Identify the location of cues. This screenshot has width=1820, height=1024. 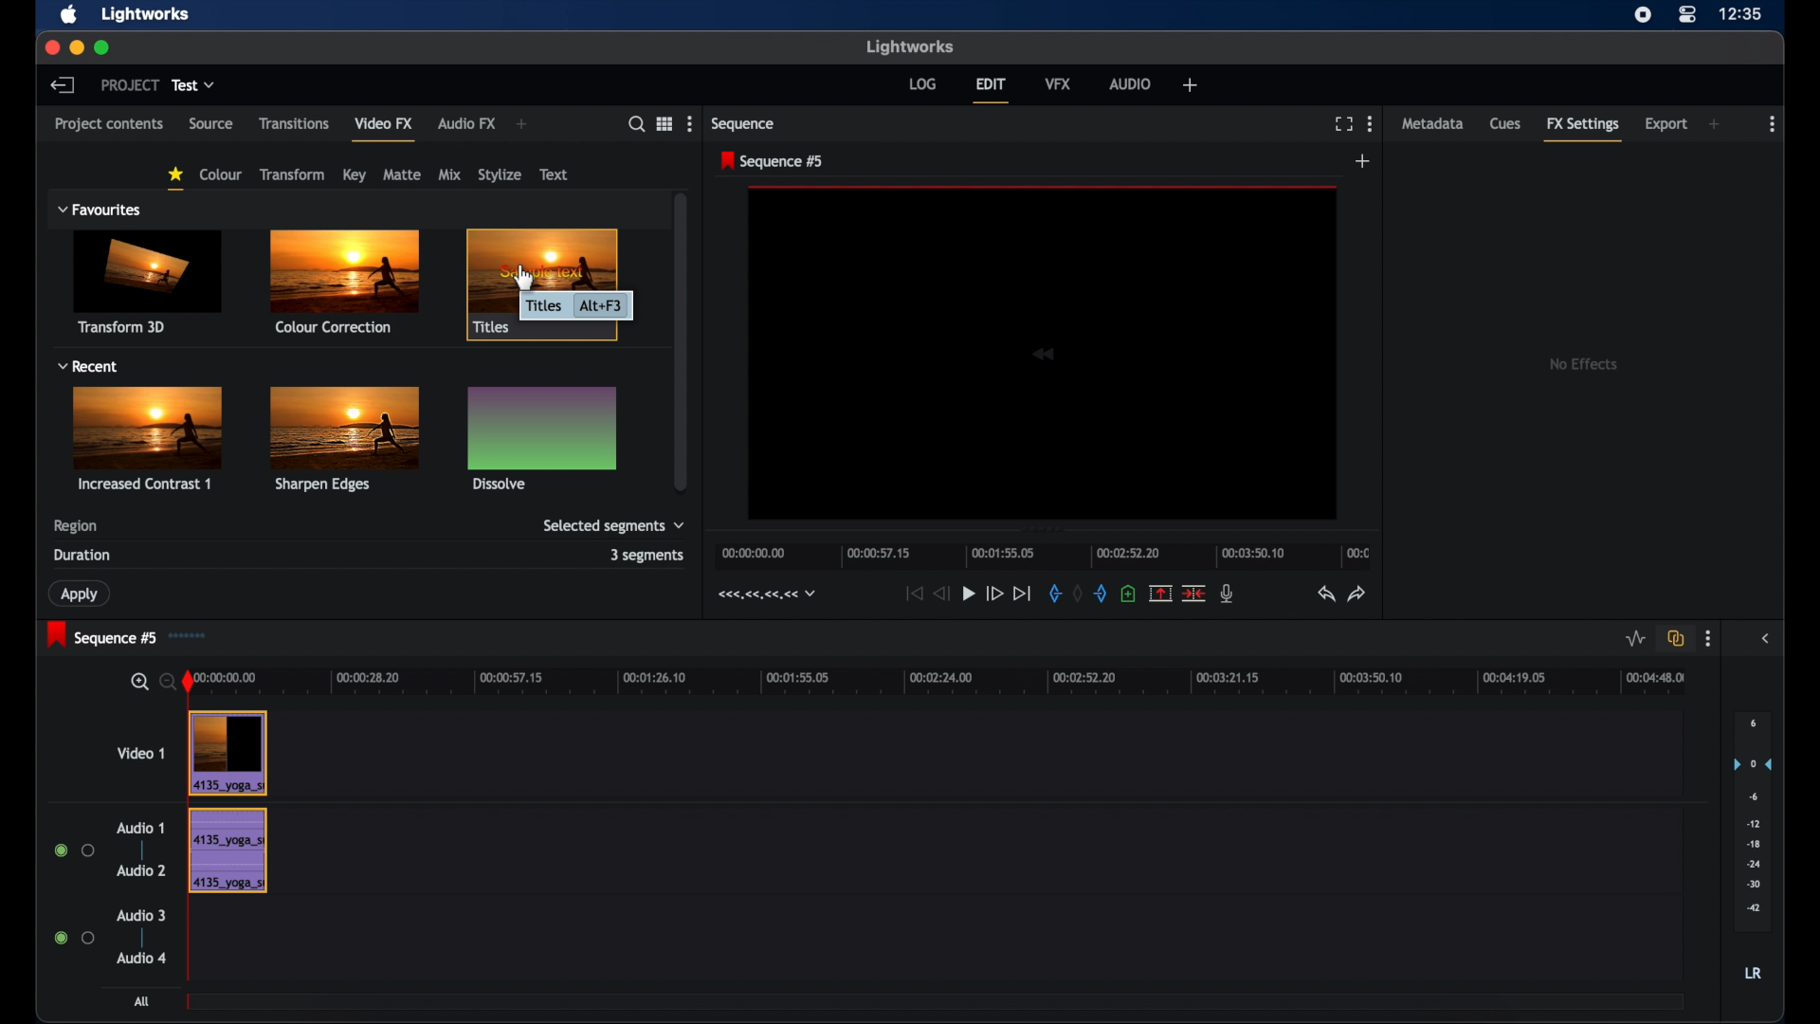
(1506, 124).